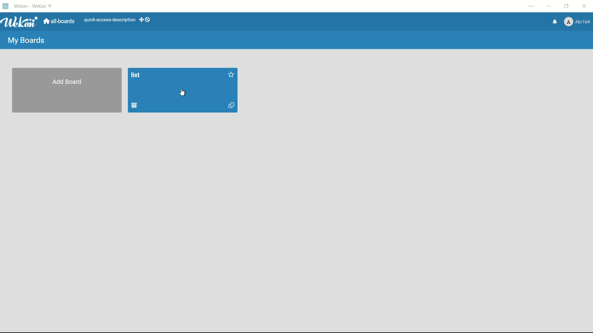  What do you see at coordinates (584, 7) in the screenshot?
I see `close app` at bounding box center [584, 7].